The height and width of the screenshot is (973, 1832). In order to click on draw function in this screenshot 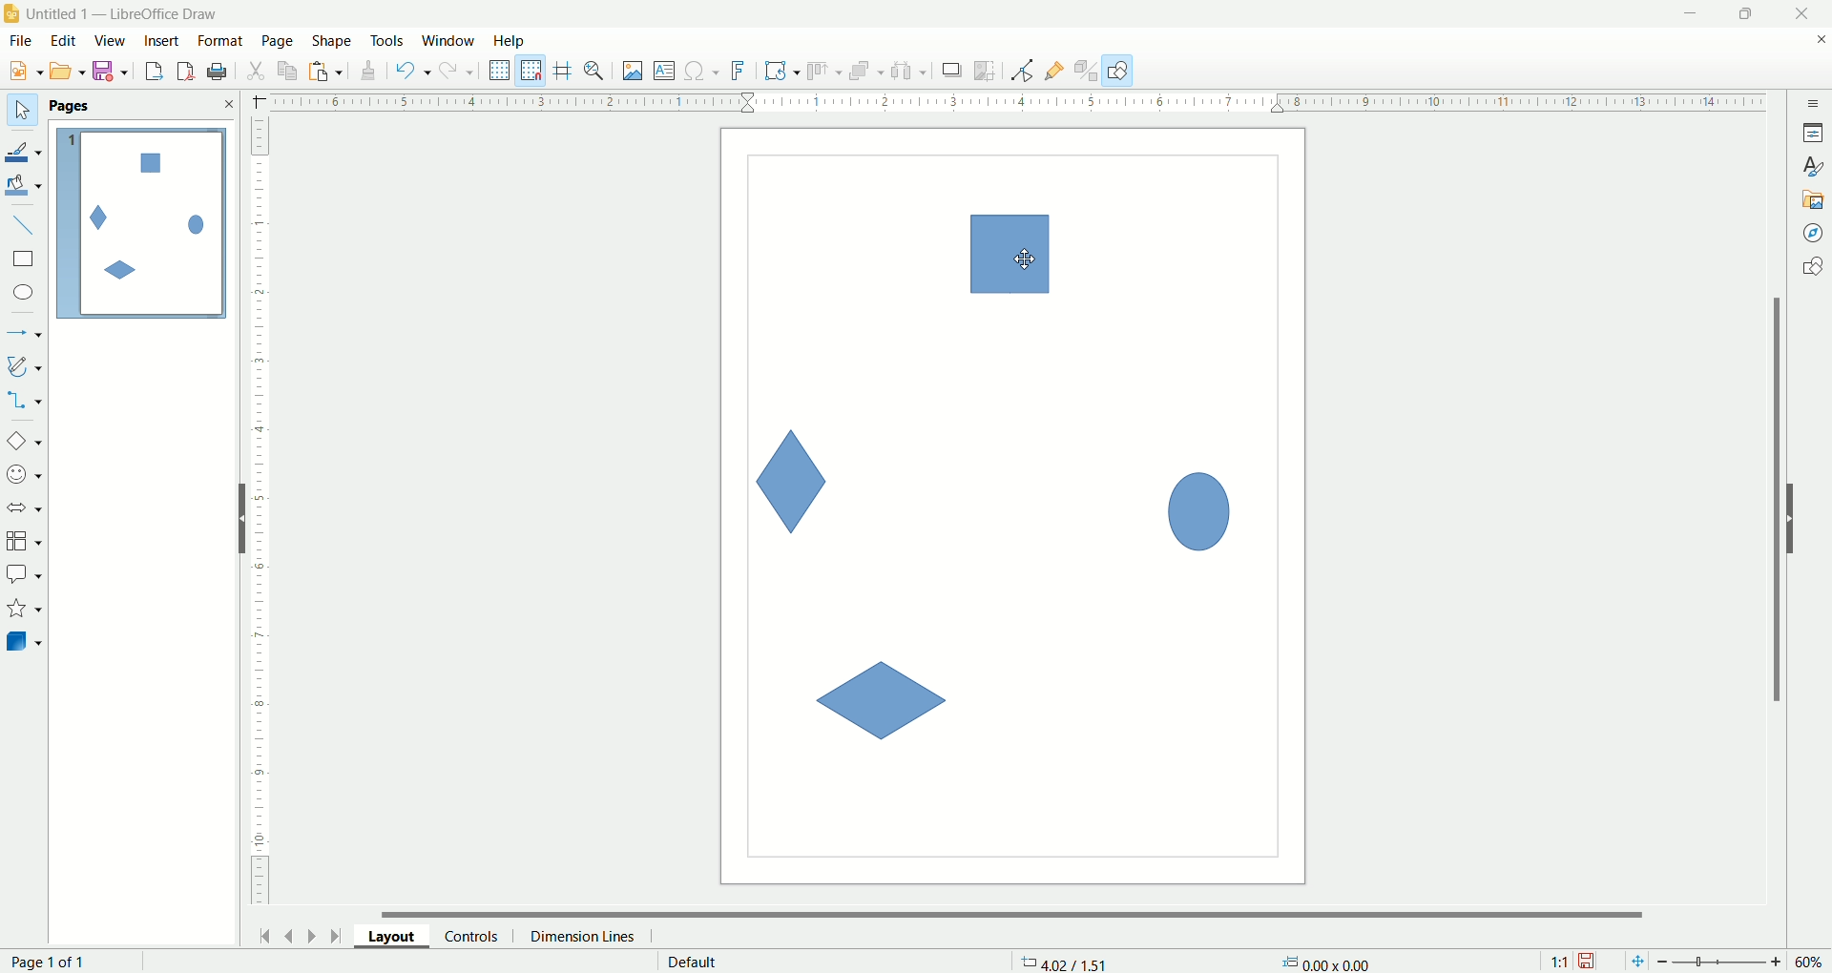, I will do `click(1118, 70)`.